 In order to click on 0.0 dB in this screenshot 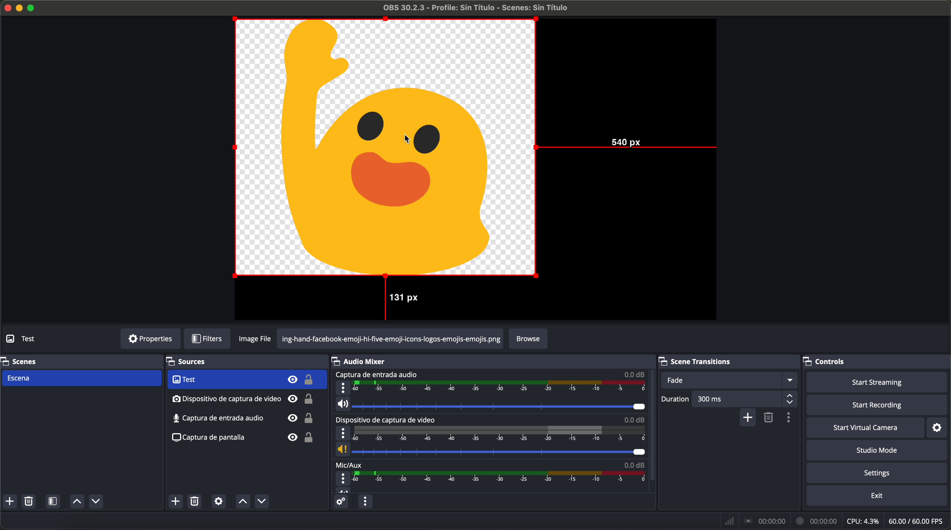, I will do `click(634, 464)`.